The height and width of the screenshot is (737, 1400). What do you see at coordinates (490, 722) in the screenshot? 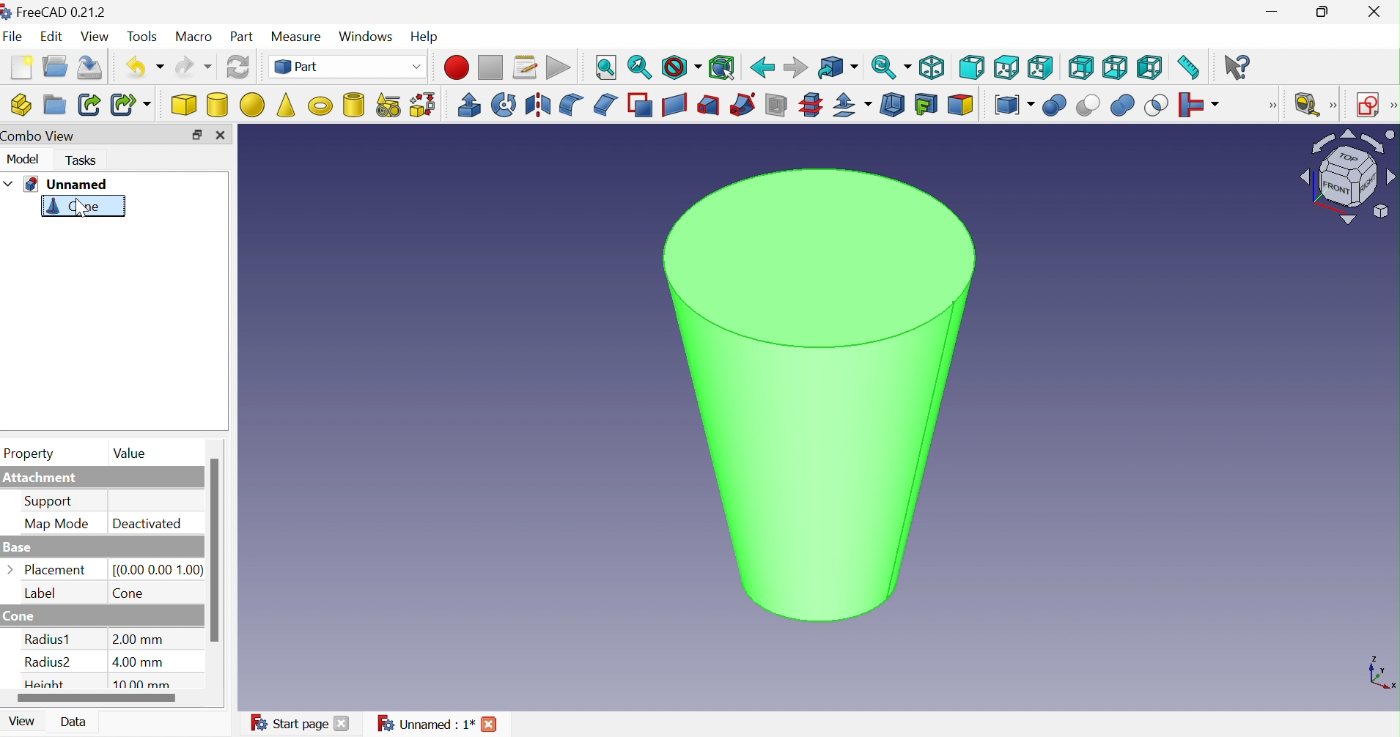
I see `Close` at bounding box center [490, 722].